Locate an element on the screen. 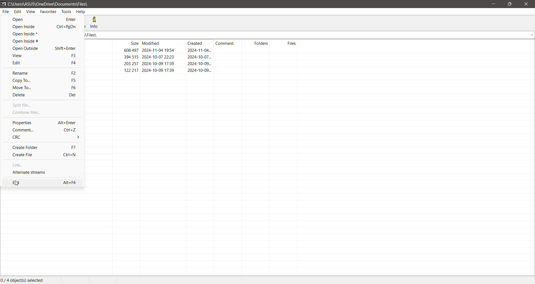 The image size is (535, 284). 122217 is located at coordinates (130, 71).